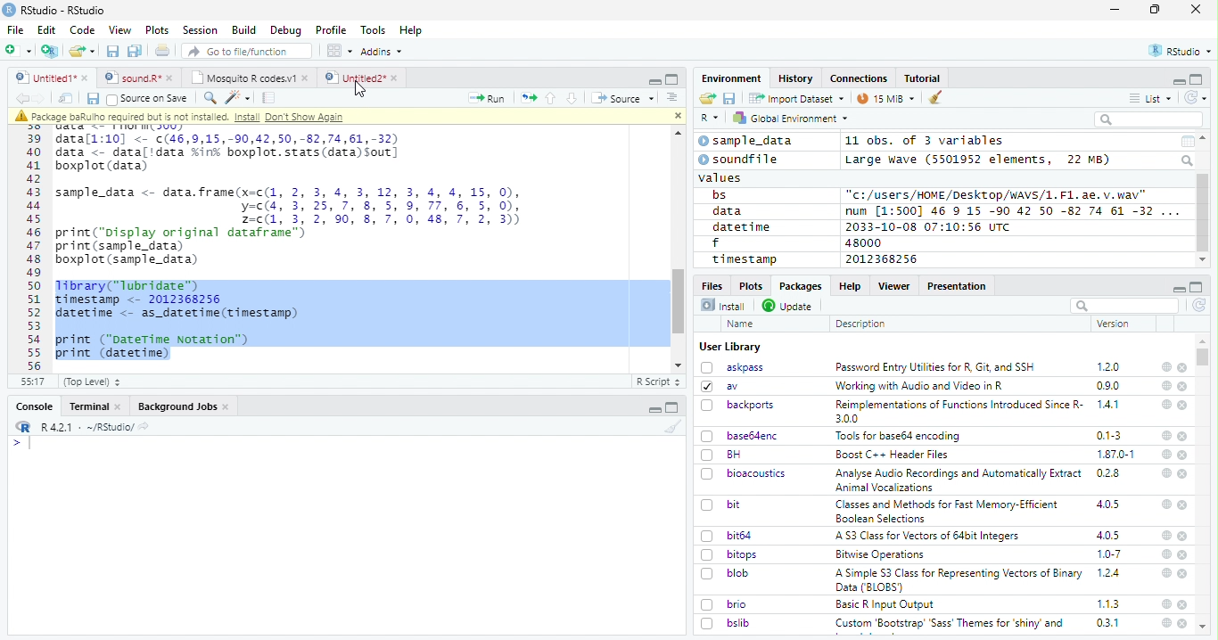 This screenshot has height=640, width=1218. I want to click on ‘Working with Audio and Video inR, so click(921, 386).